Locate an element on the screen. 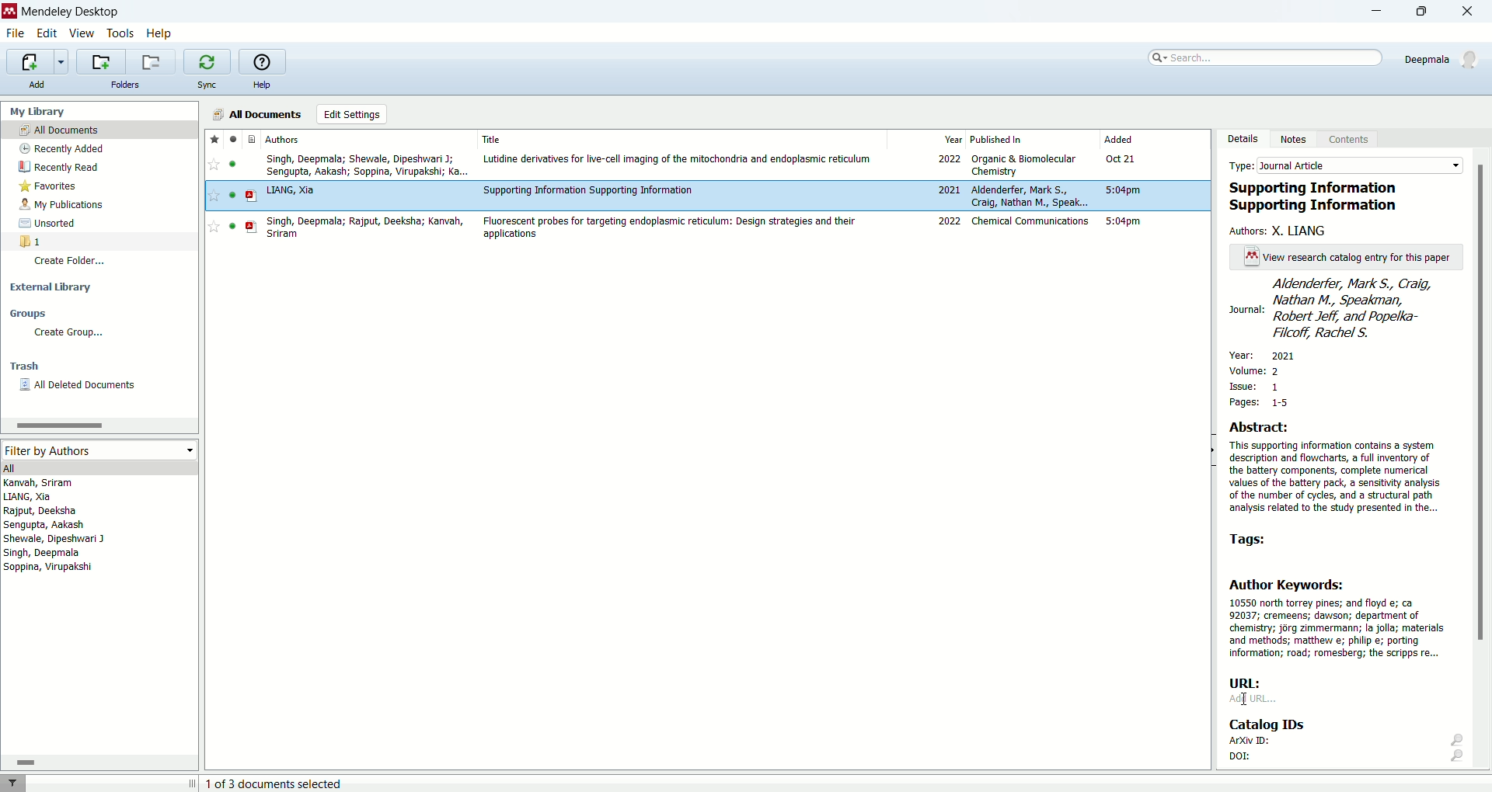 This screenshot has height=792, width=1492. tools is located at coordinates (121, 33).